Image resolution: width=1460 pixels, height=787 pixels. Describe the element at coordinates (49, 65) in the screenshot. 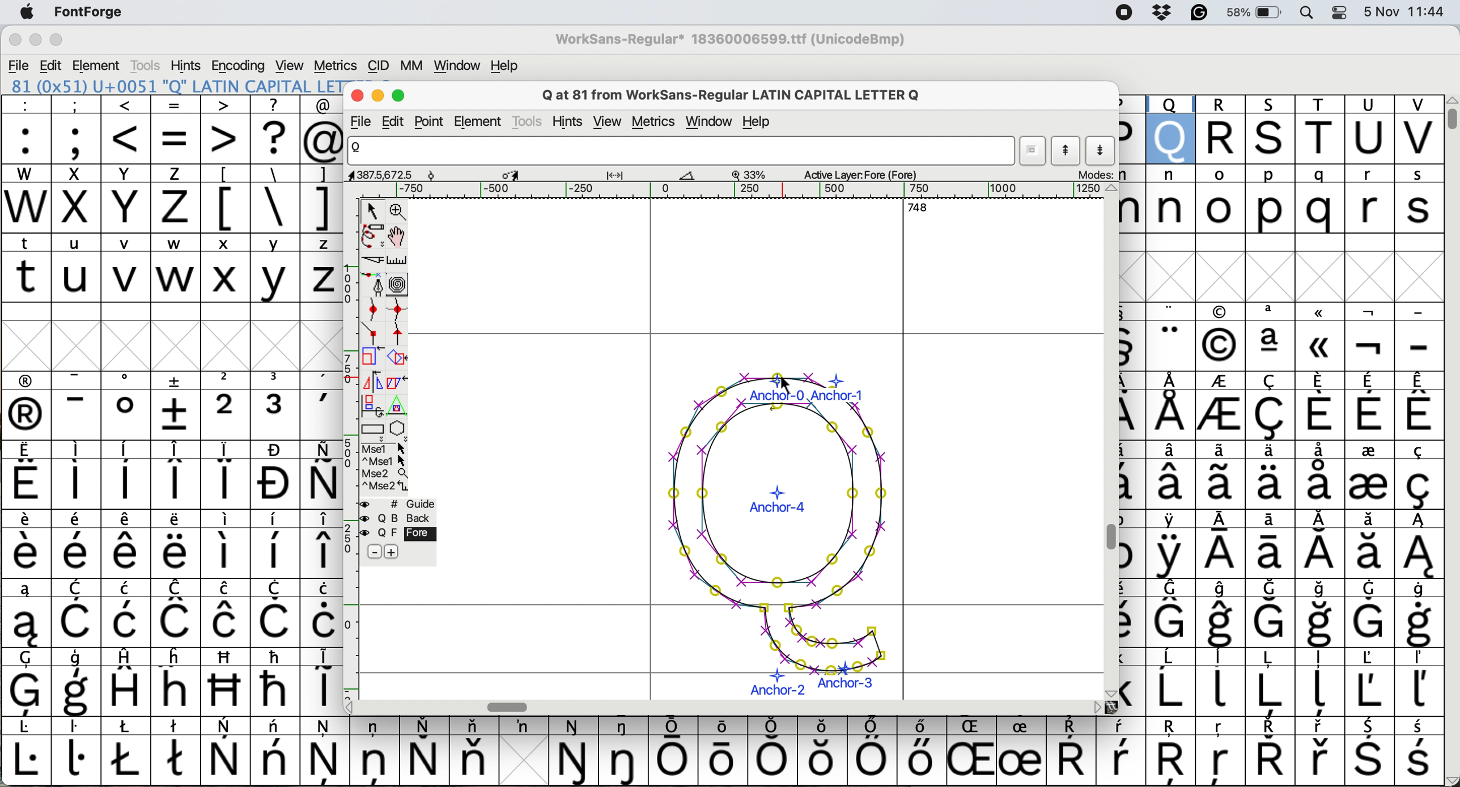

I see `edit` at that location.